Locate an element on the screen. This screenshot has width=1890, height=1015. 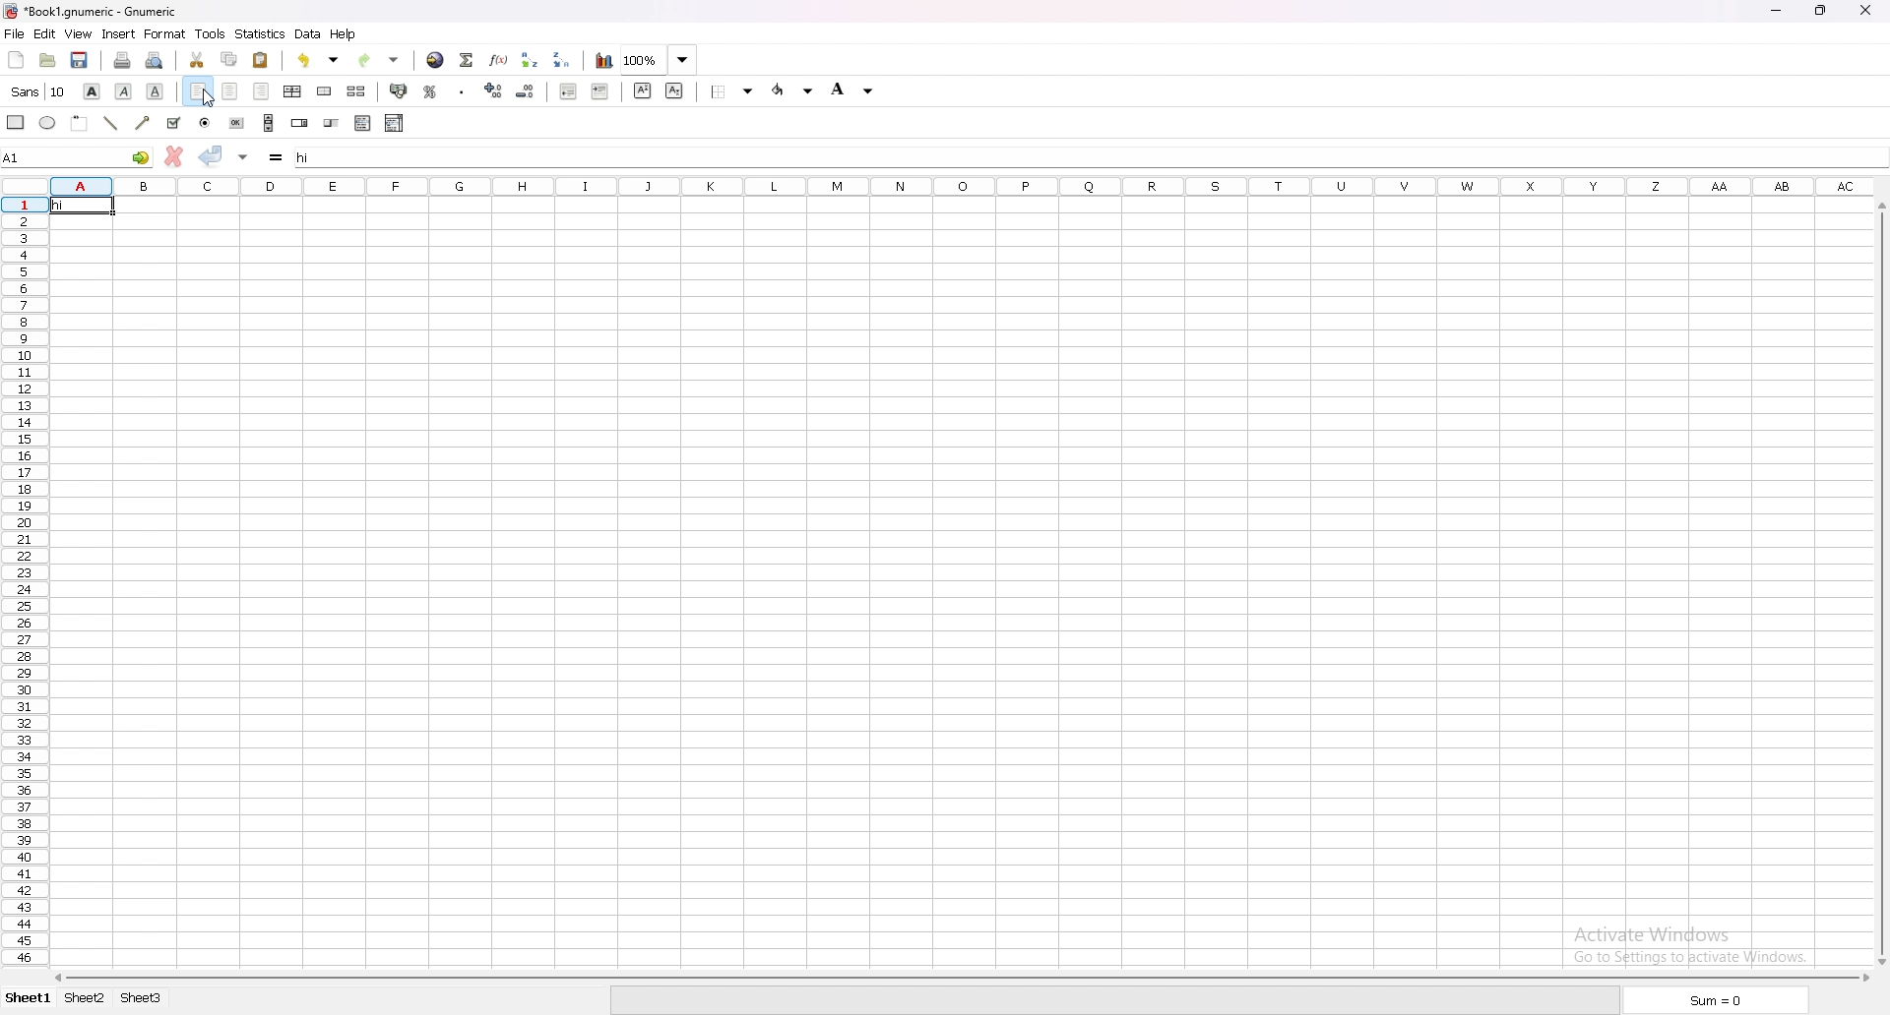
insert is located at coordinates (117, 34).